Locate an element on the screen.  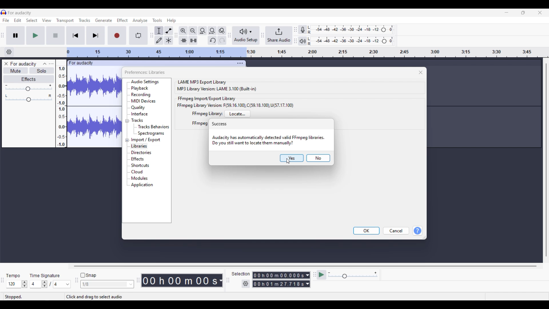
Skip/Select to start is located at coordinates (75, 36).